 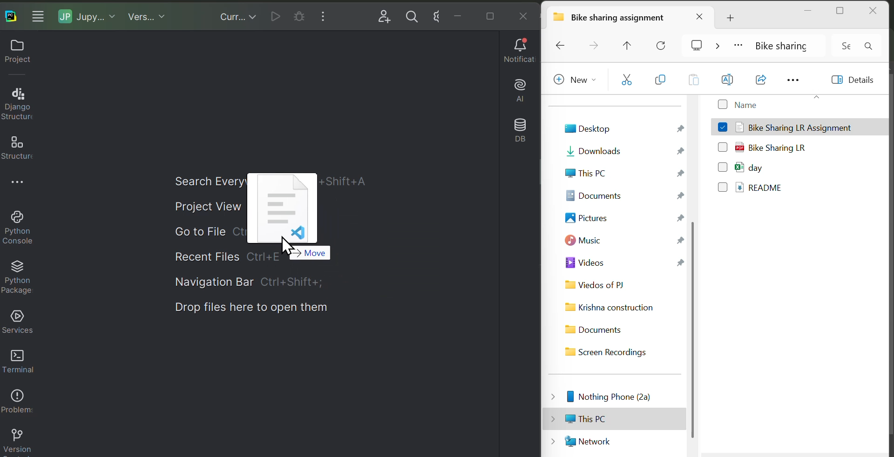 I want to click on Bike sharing assignment, so click(x=627, y=17).